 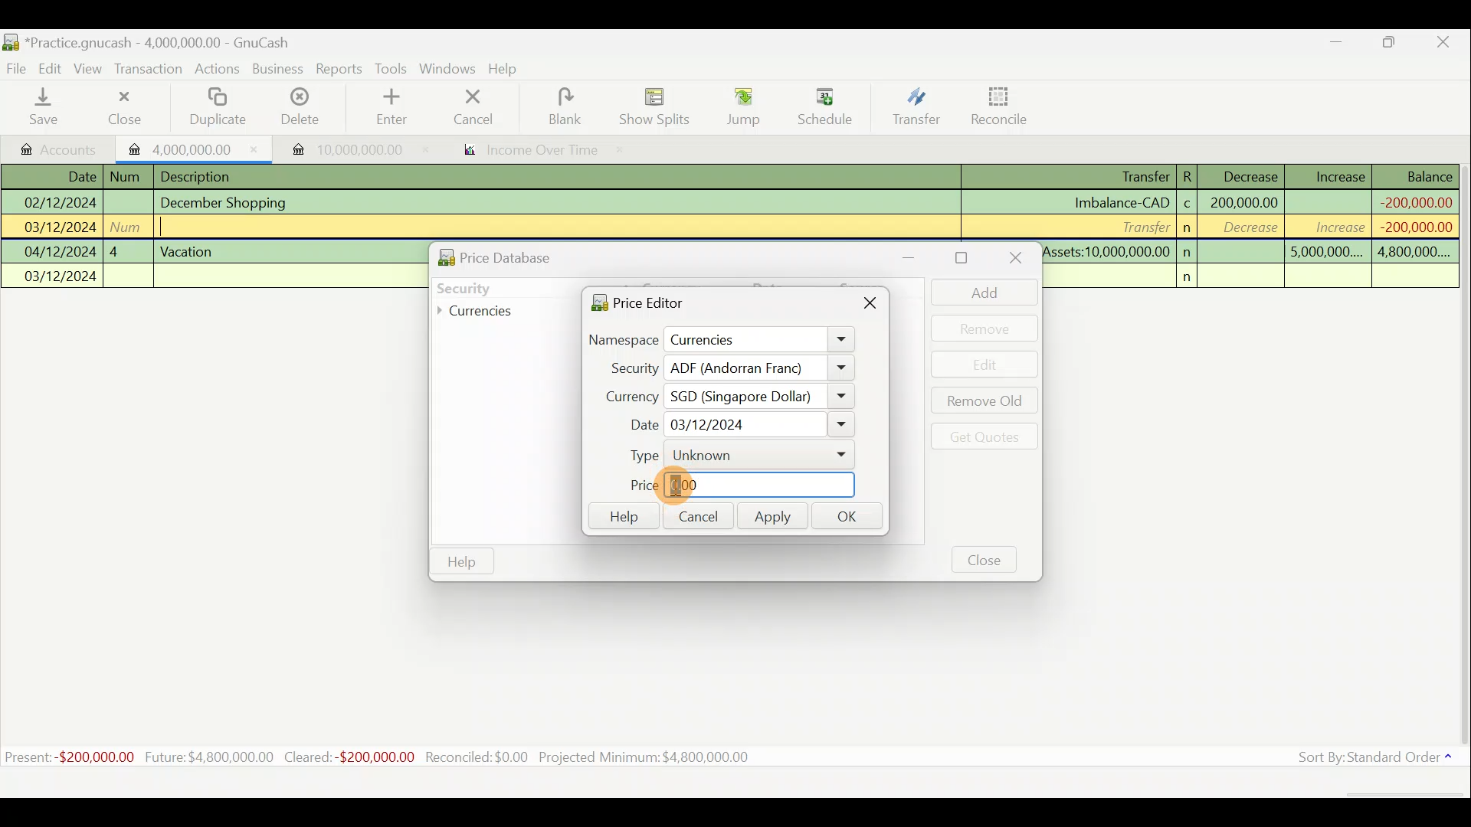 What do you see at coordinates (656, 106) in the screenshot?
I see `Show splits` at bounding box center [656, 106].